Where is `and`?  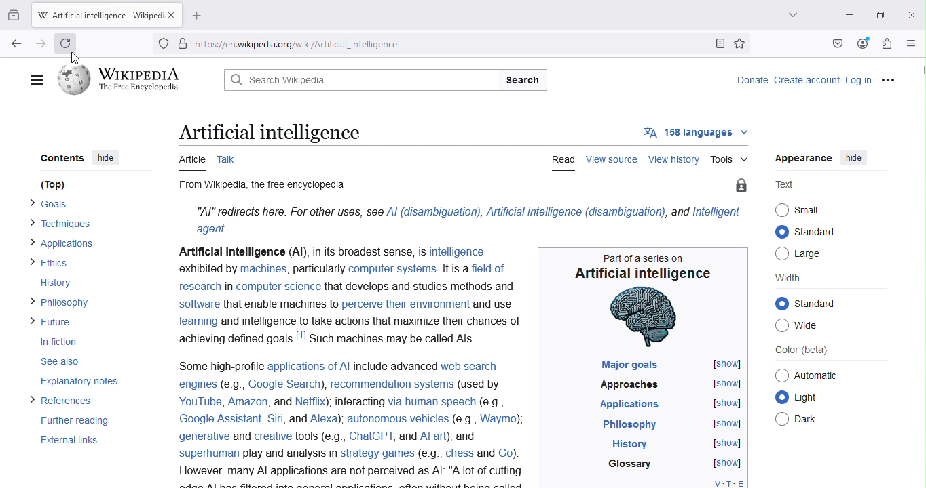
and is located at coordinates (241, 437).